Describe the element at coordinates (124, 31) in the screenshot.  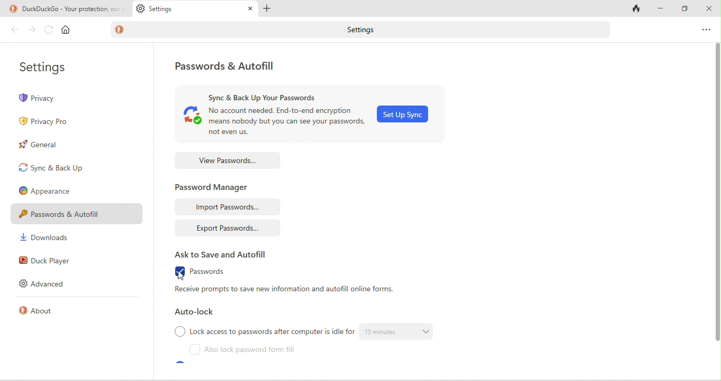
I see `duckduck go logo` at that location.